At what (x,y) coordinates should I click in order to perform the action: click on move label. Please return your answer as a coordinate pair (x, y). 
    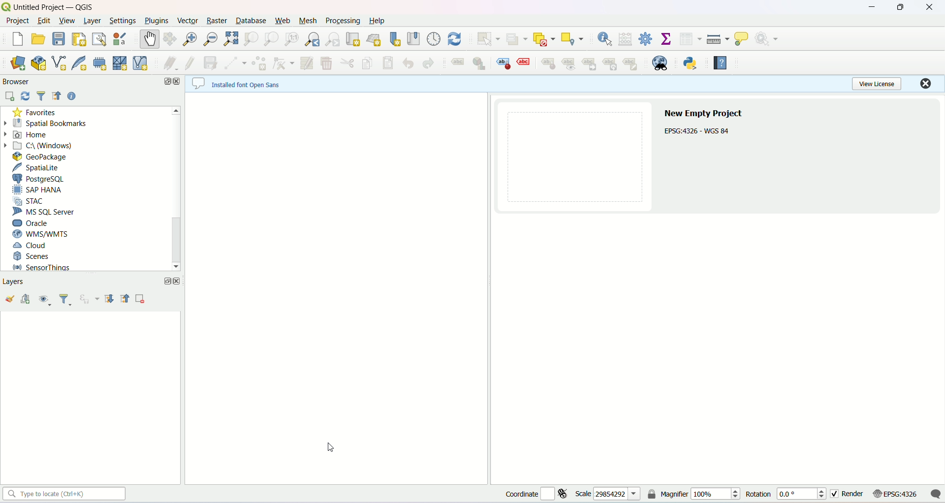
    Looking at the image, I should click on (591, 66).